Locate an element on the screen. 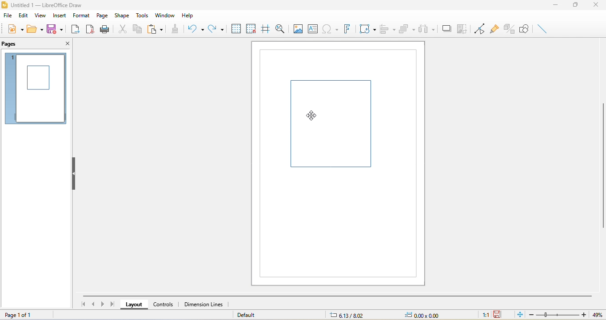 This screenshot has height=320, width=606. 1:1 is located at coordinates (485, 315).